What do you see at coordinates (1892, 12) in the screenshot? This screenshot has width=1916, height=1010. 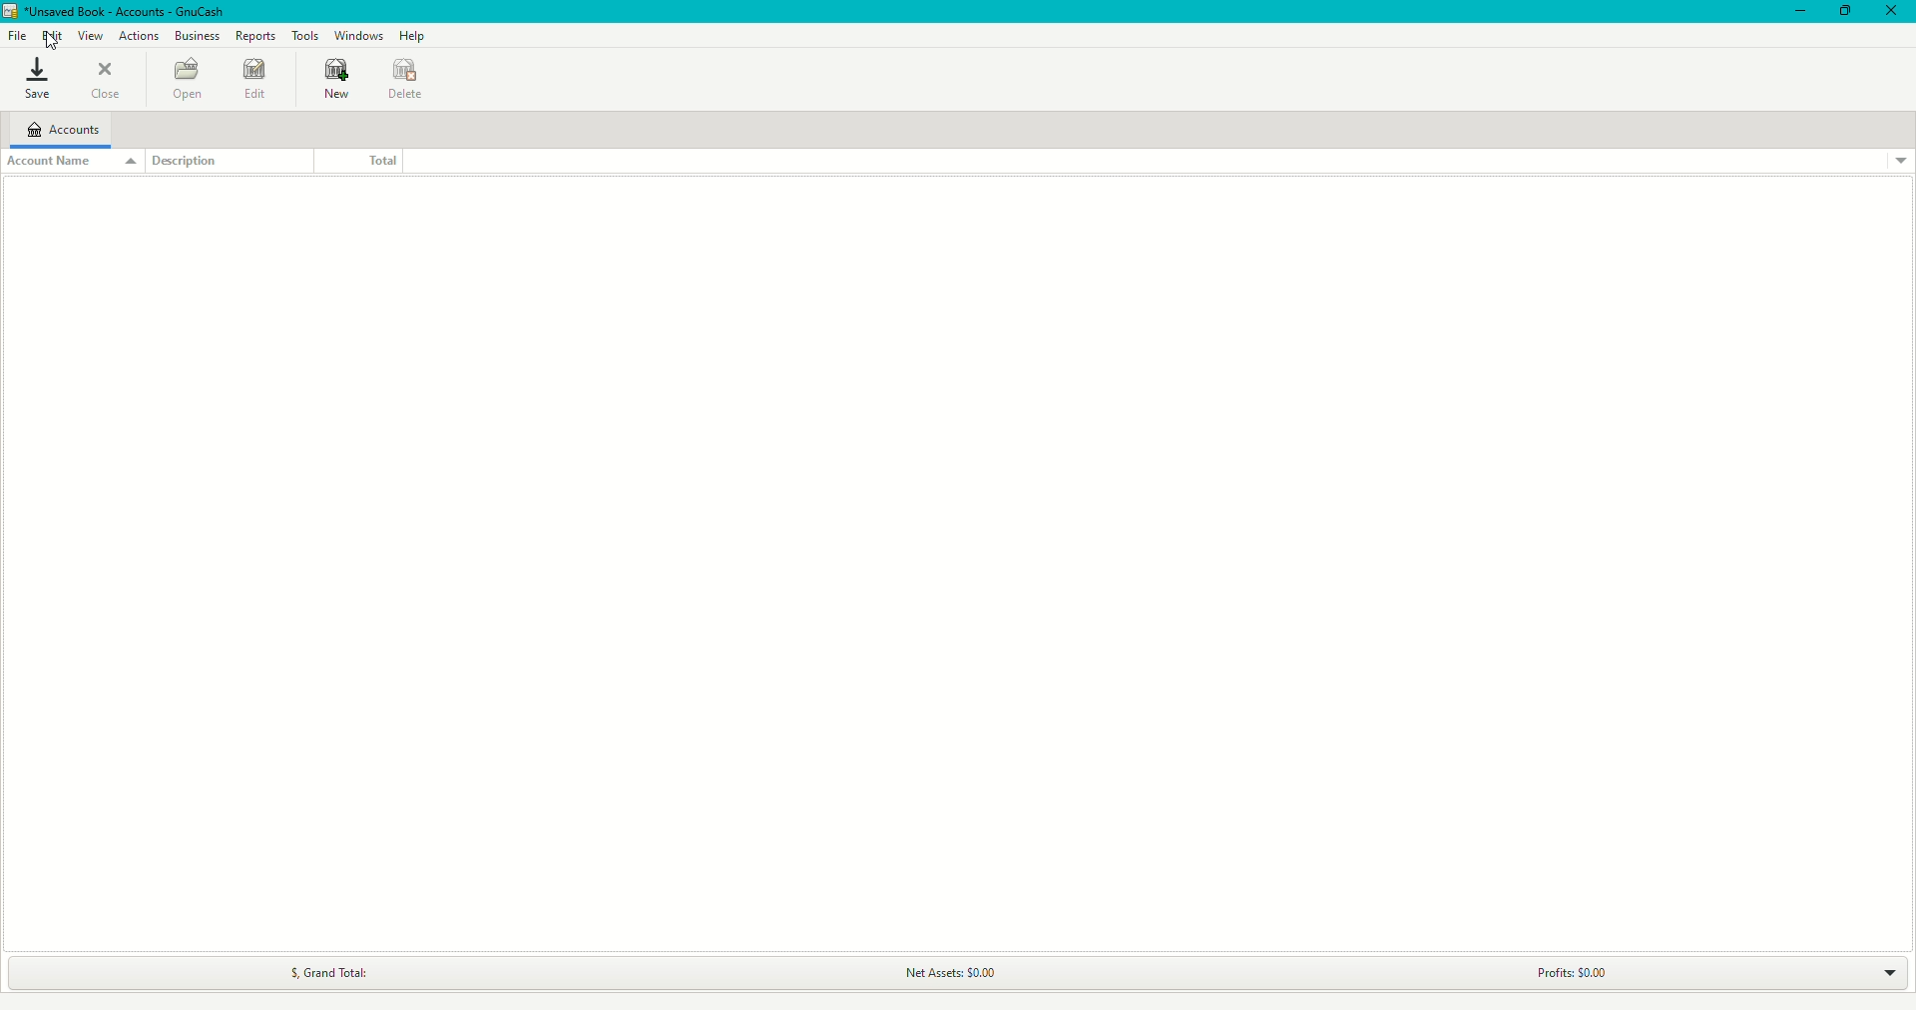 I see `Close` at bounding box center [1892, 12].